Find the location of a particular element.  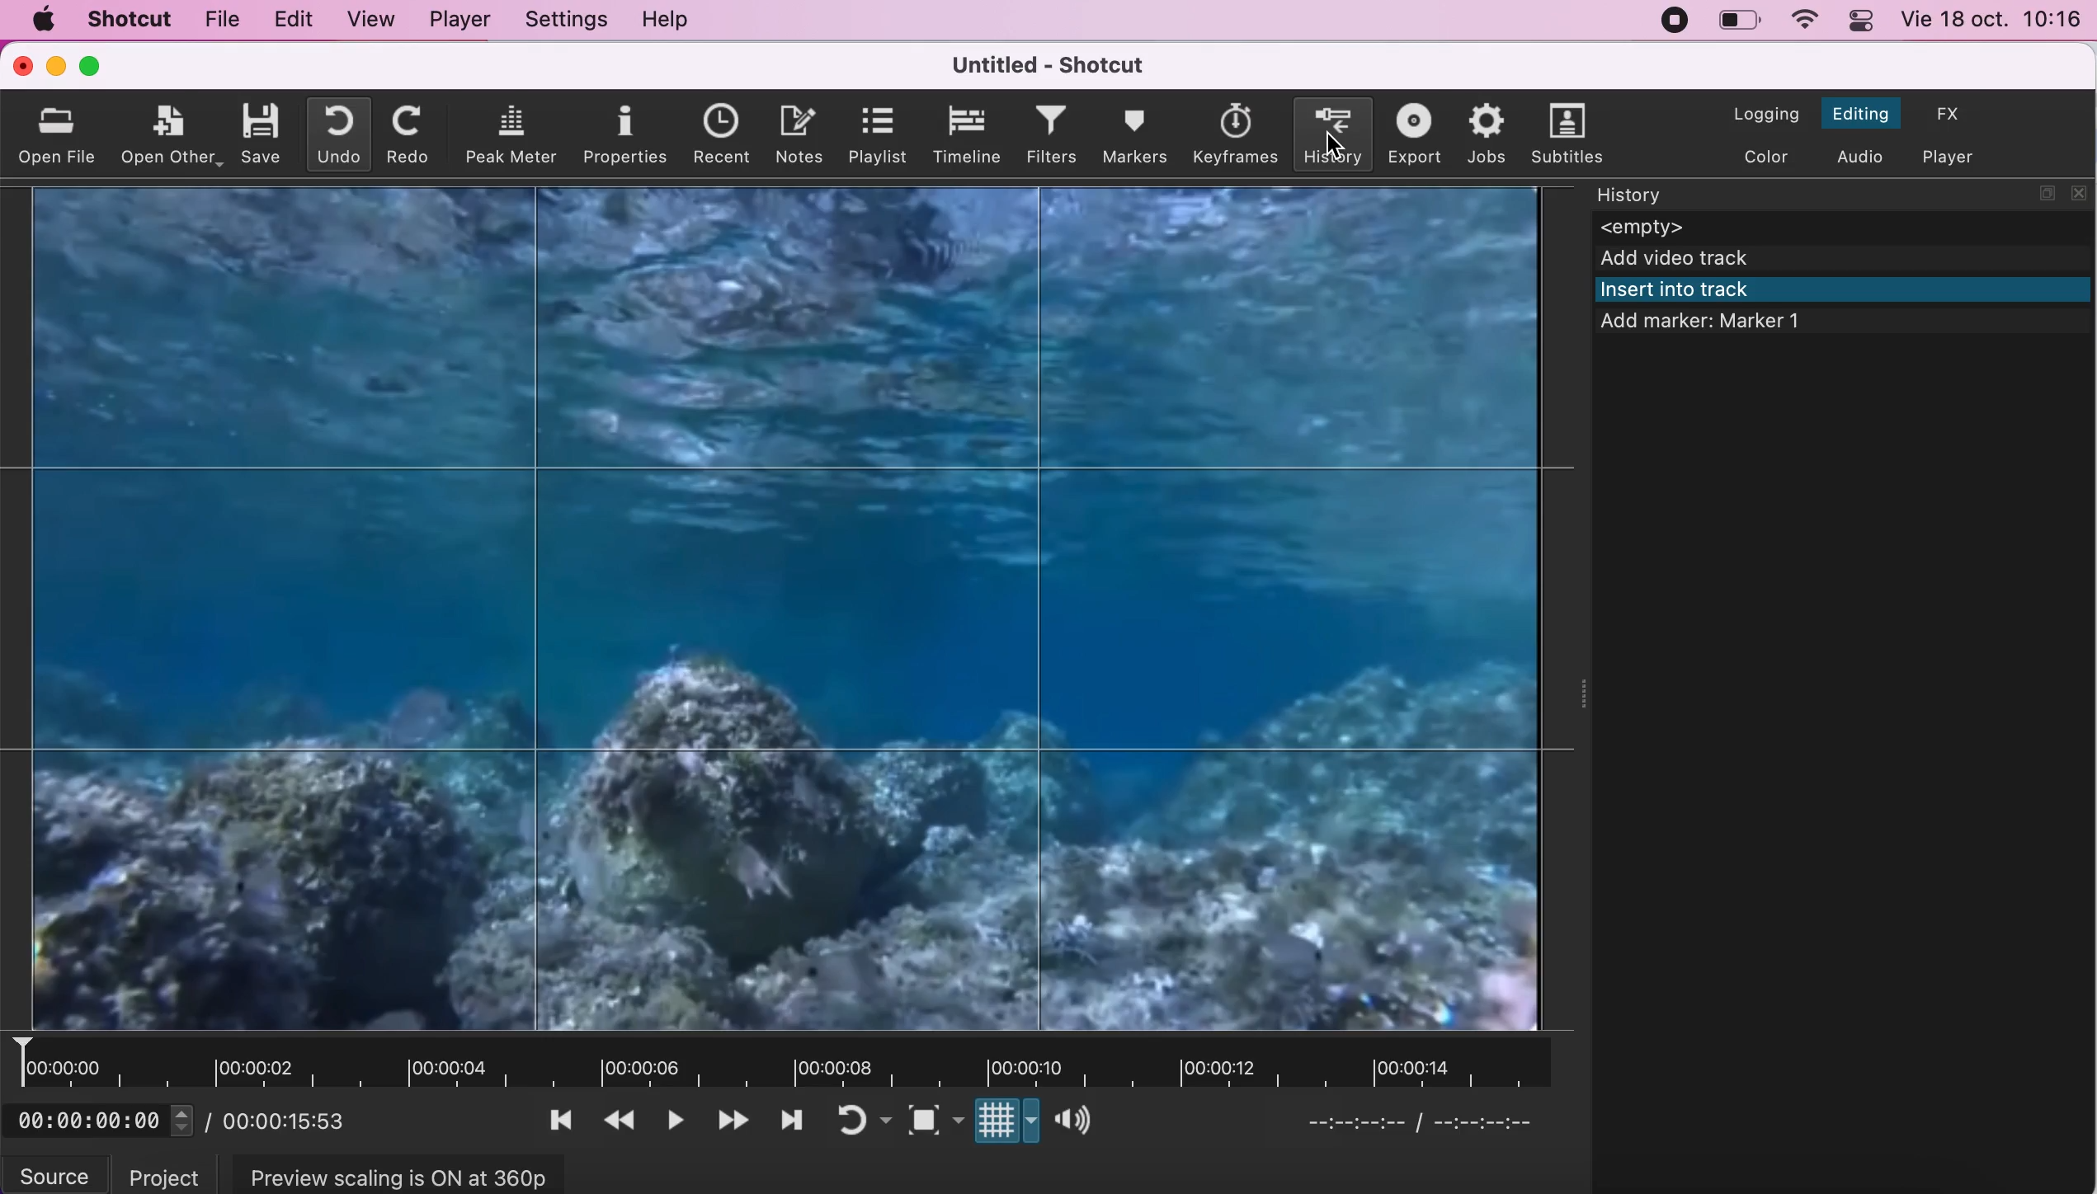

play quickly backwards is located at coordinates (628, 1116).